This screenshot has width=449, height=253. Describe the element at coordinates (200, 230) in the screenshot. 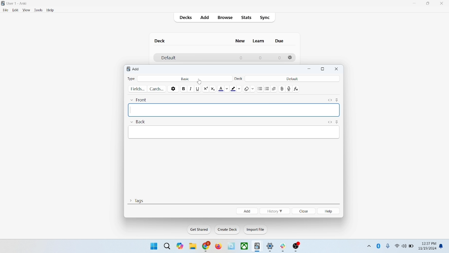

I see `get shared` at that location.